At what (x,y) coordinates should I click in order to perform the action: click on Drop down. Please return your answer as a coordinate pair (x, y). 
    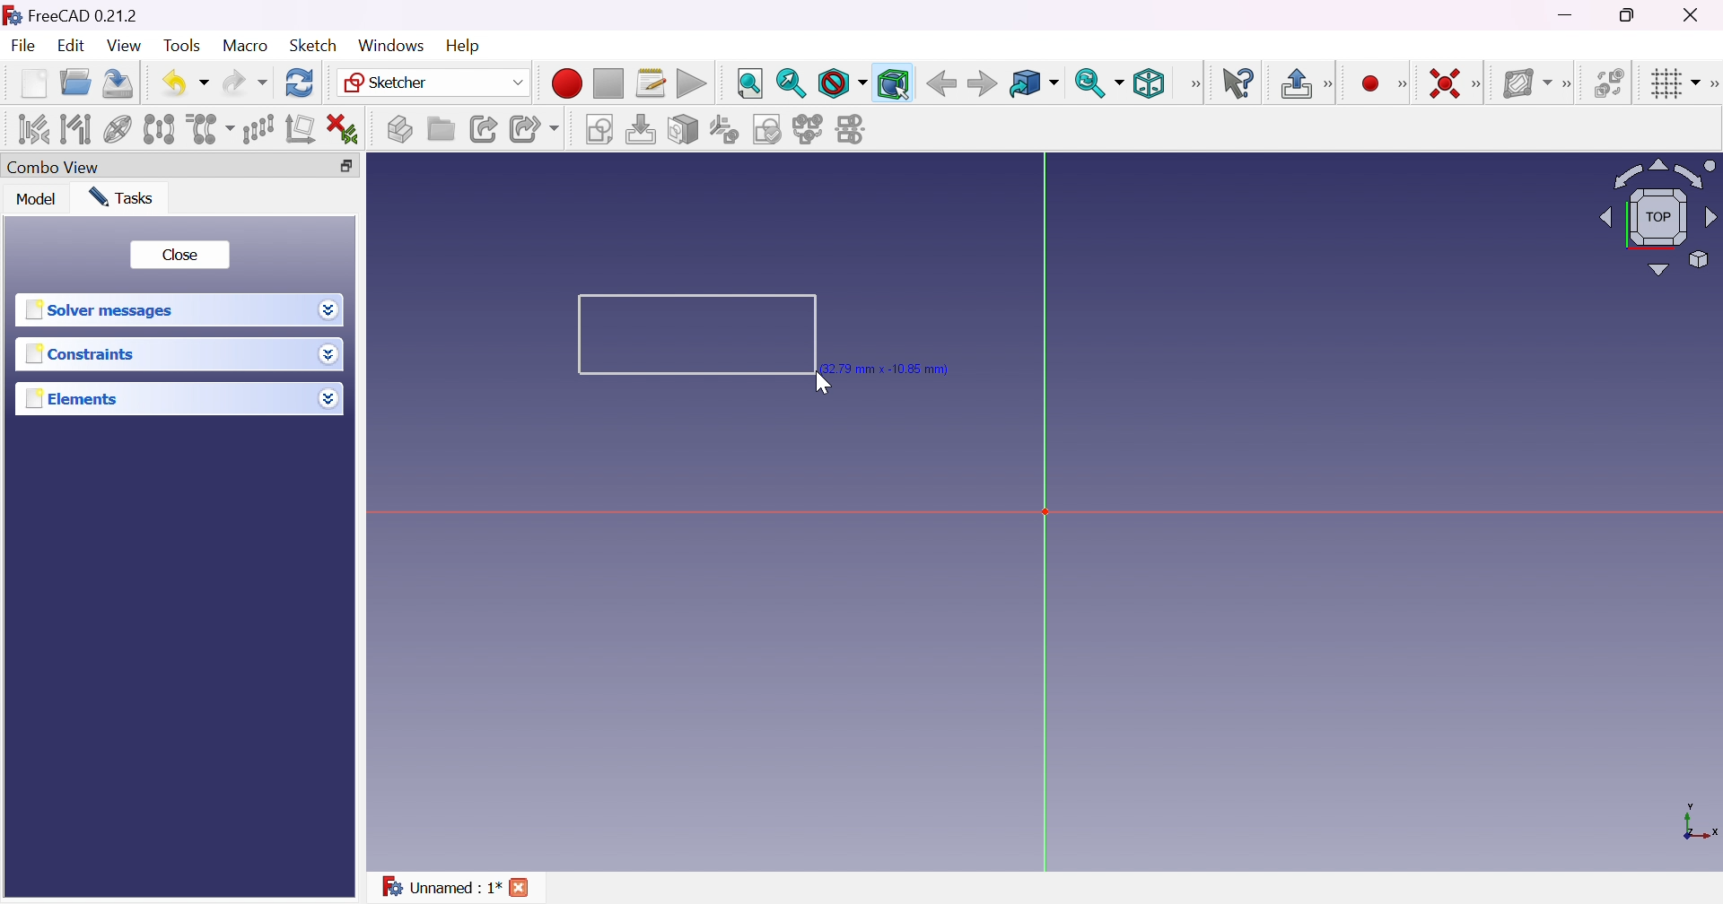
    Looking at the image, I should click on (328, 353).